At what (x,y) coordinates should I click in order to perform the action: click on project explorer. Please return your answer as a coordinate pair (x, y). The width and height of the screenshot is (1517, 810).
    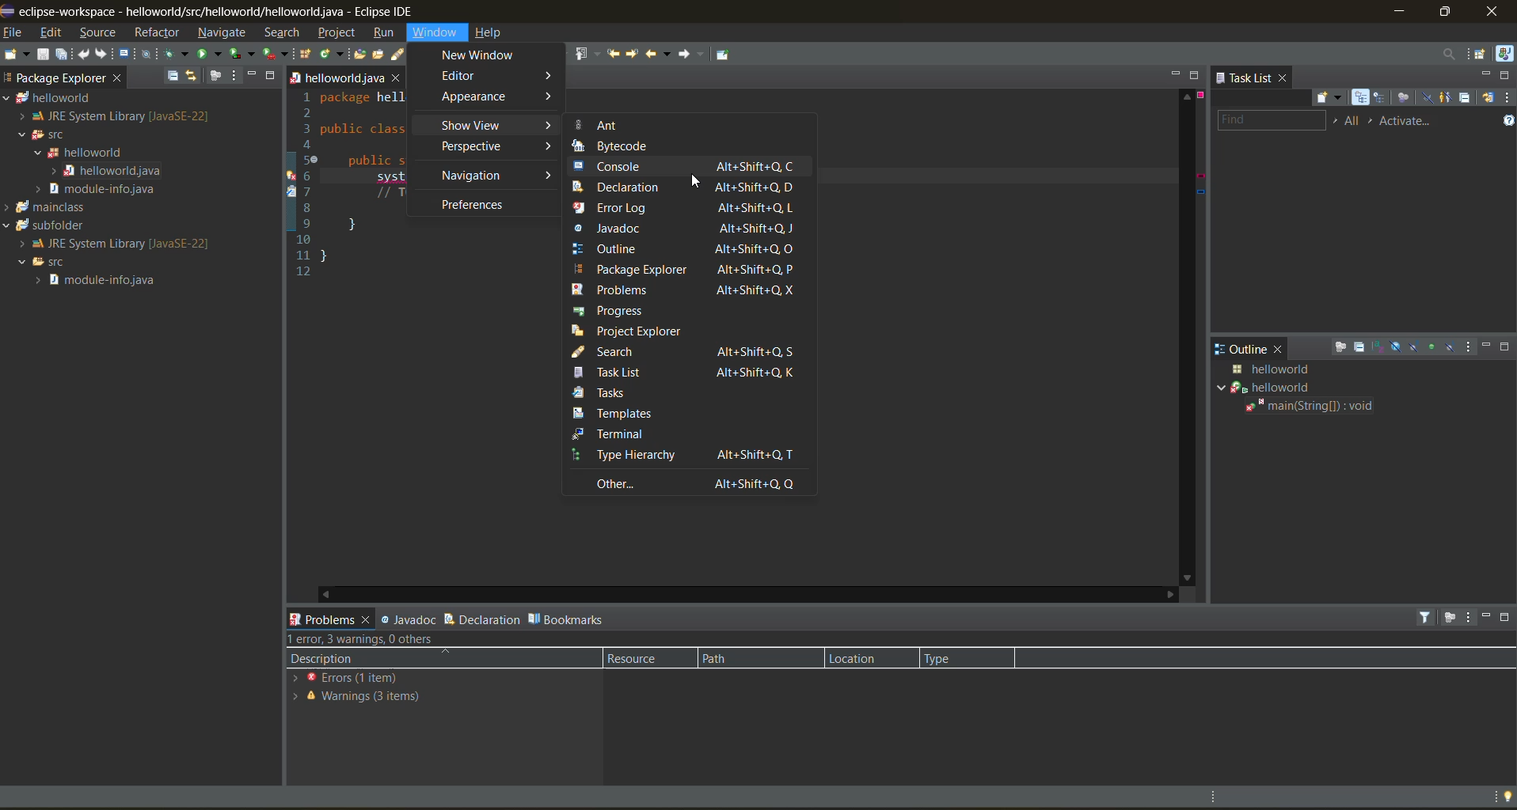
    Looking at the image, I should click on (650, 331).